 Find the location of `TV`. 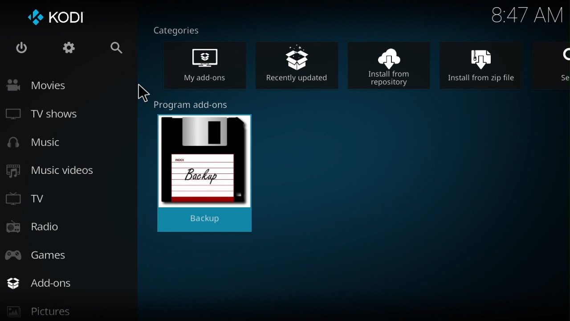

TV is located at coordinates (32, 197).